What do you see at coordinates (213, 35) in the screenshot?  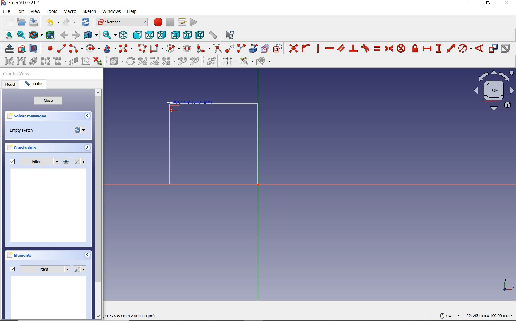 I see `measure distance` at bounding box center [213, 35].